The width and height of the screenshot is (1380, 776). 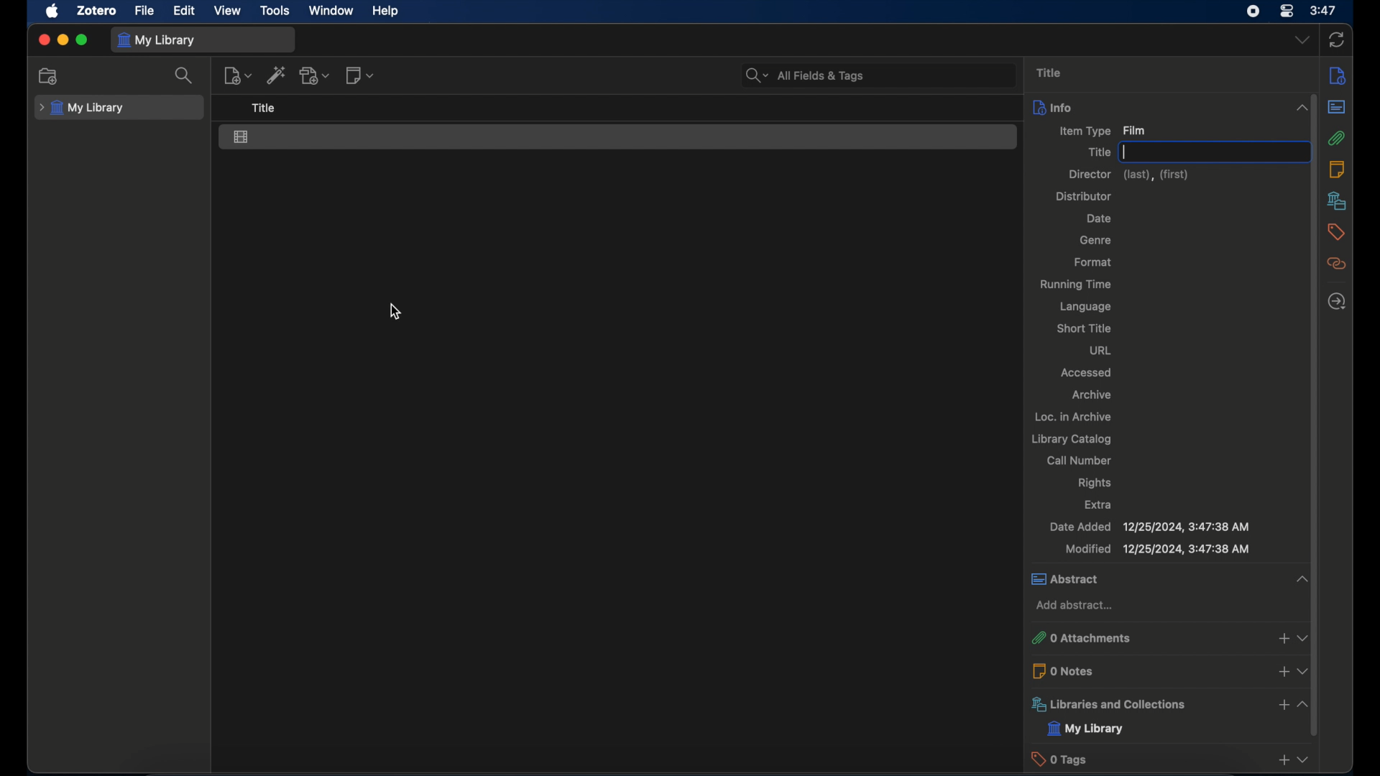 What do you see at coordinates (1084, 328) in the screenshot?
I see `short title` at bounding box center [1084, 328].